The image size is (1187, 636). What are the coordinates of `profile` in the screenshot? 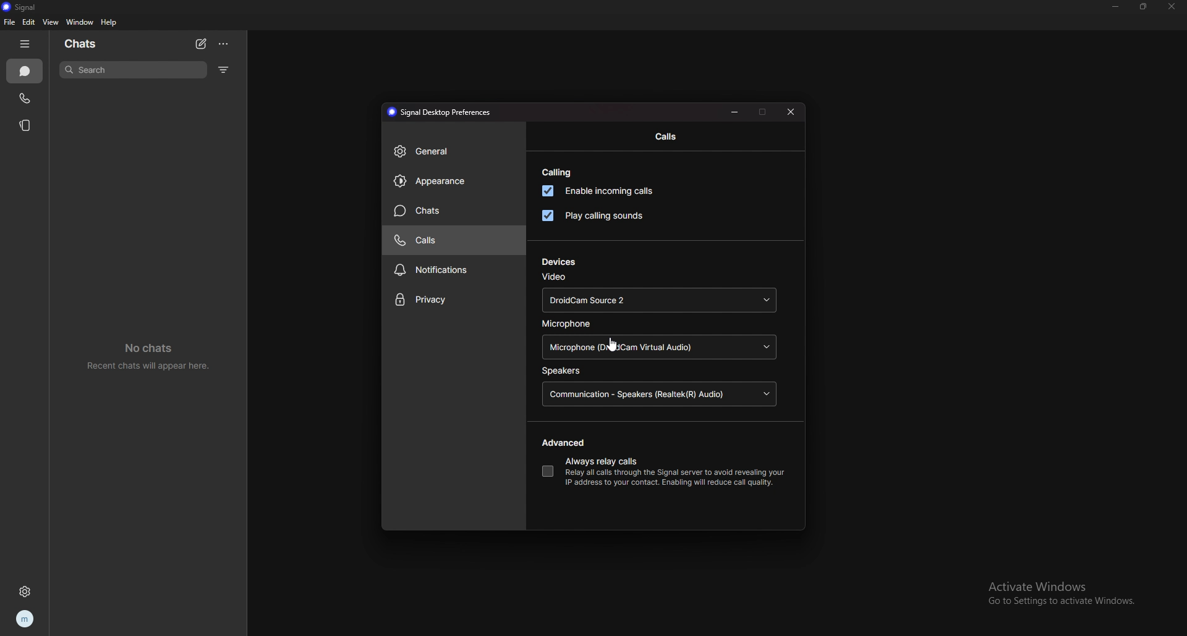 It's located at (25, 620).